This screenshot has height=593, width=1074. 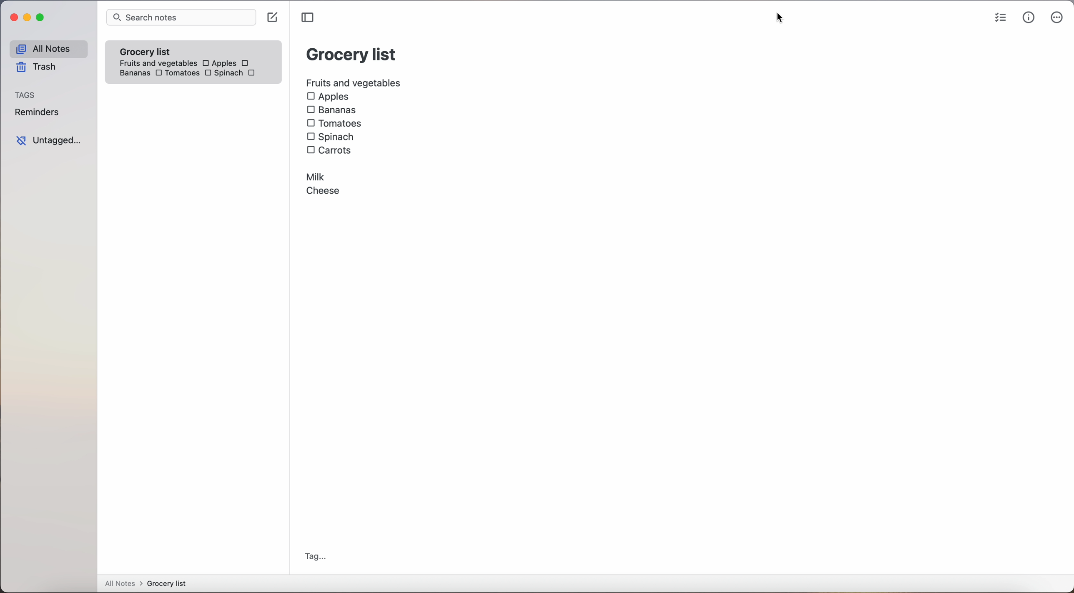 What do you see at coordinates (48, 140) in the screenshot?
I see `untagged` at bounding box center [48, 140].